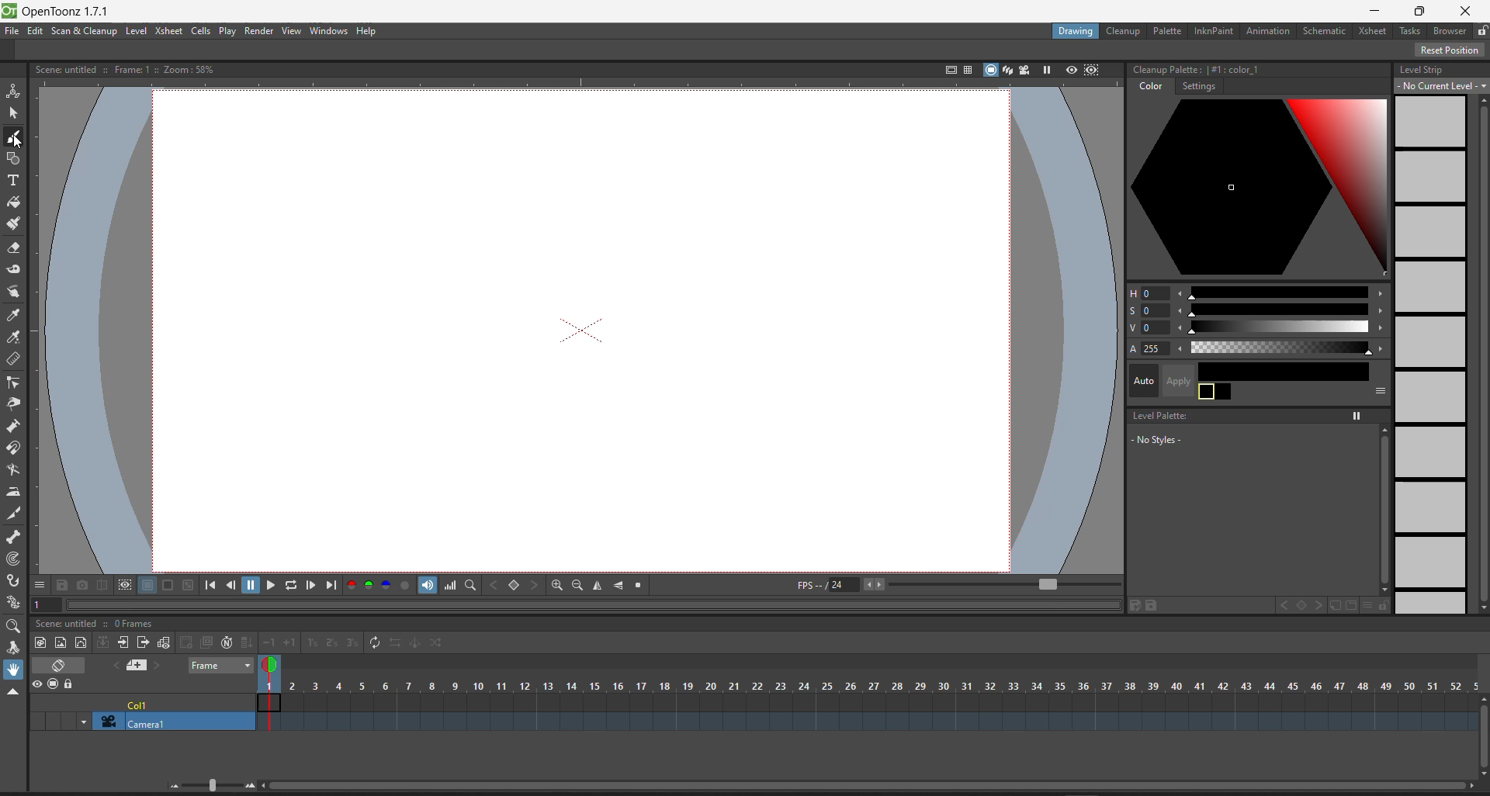 The image size is (1490, 796). What do you see at coordinates (1124, 31) in the screenshot?
I see `cleanup` at bounding box center [1124, 31].